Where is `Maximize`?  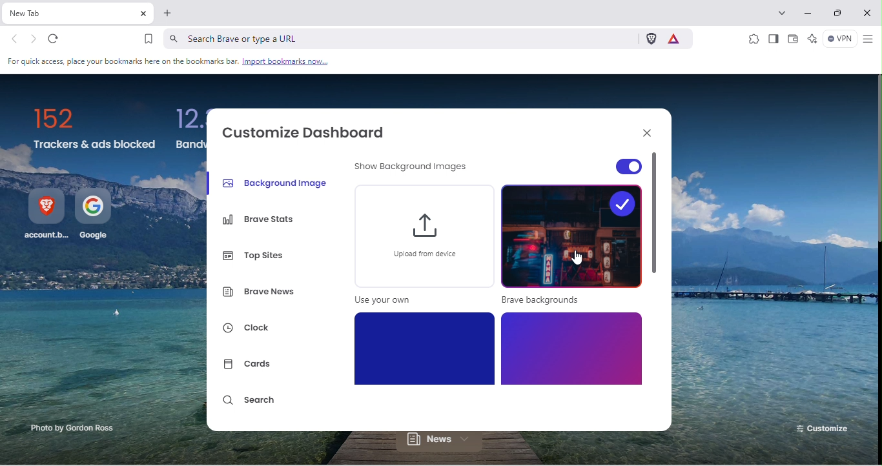
Maximize is located at coordinates (841, 15).